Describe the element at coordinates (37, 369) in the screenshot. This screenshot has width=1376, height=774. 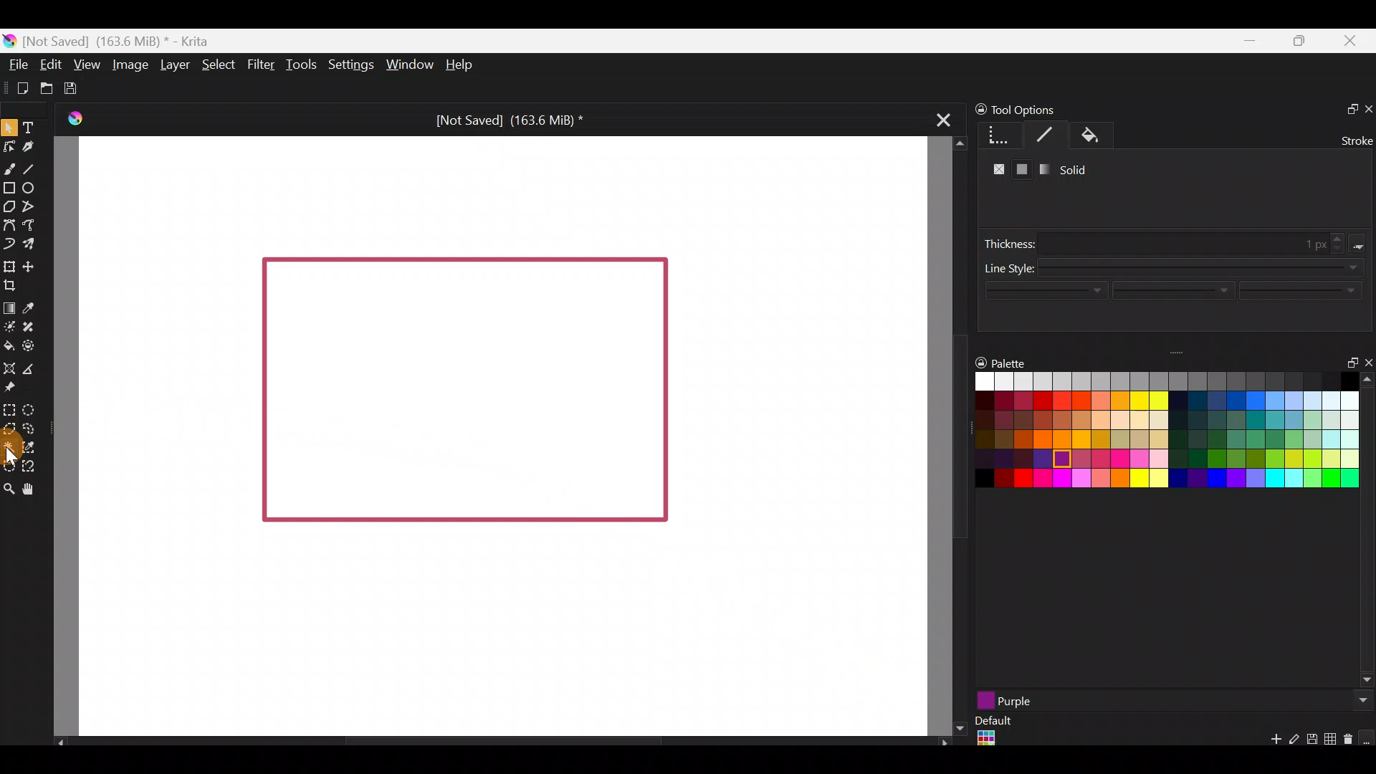
I see `Measure the distance between two points` at that location.